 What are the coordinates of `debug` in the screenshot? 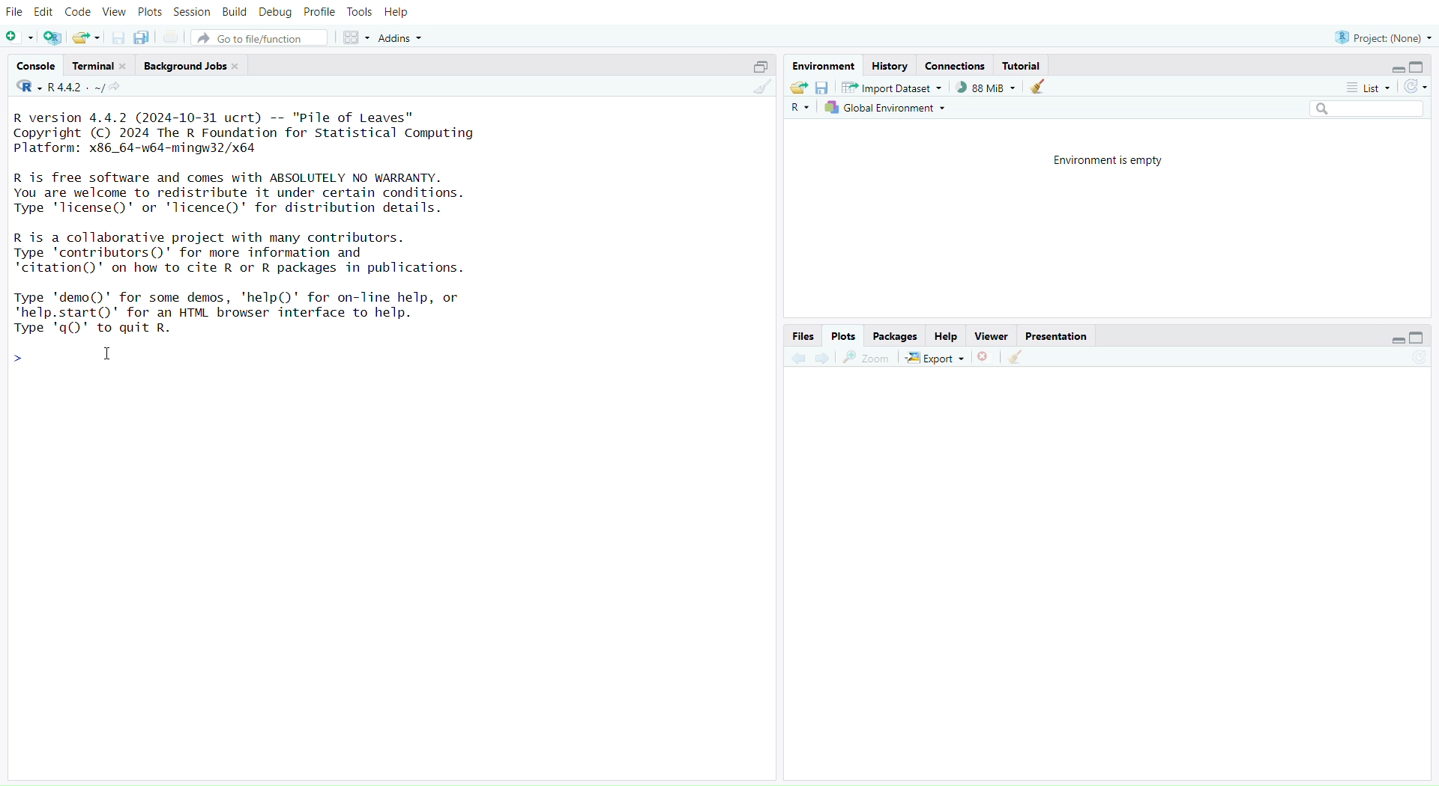 It's located at (274, 13).